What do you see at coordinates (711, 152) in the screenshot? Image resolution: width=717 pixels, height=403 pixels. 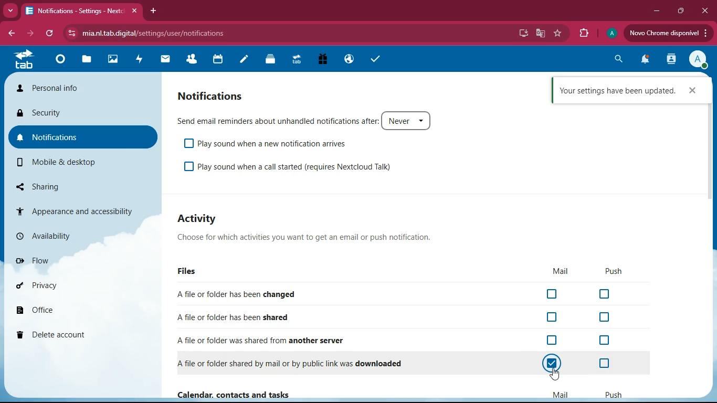 I see `scroll bar` at bounding box center [711, 152].